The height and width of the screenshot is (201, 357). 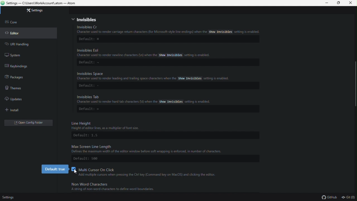 What do you see at coordinates (17, 99) in the screenshot?
I see ` update` at bounding box center [17, 99].